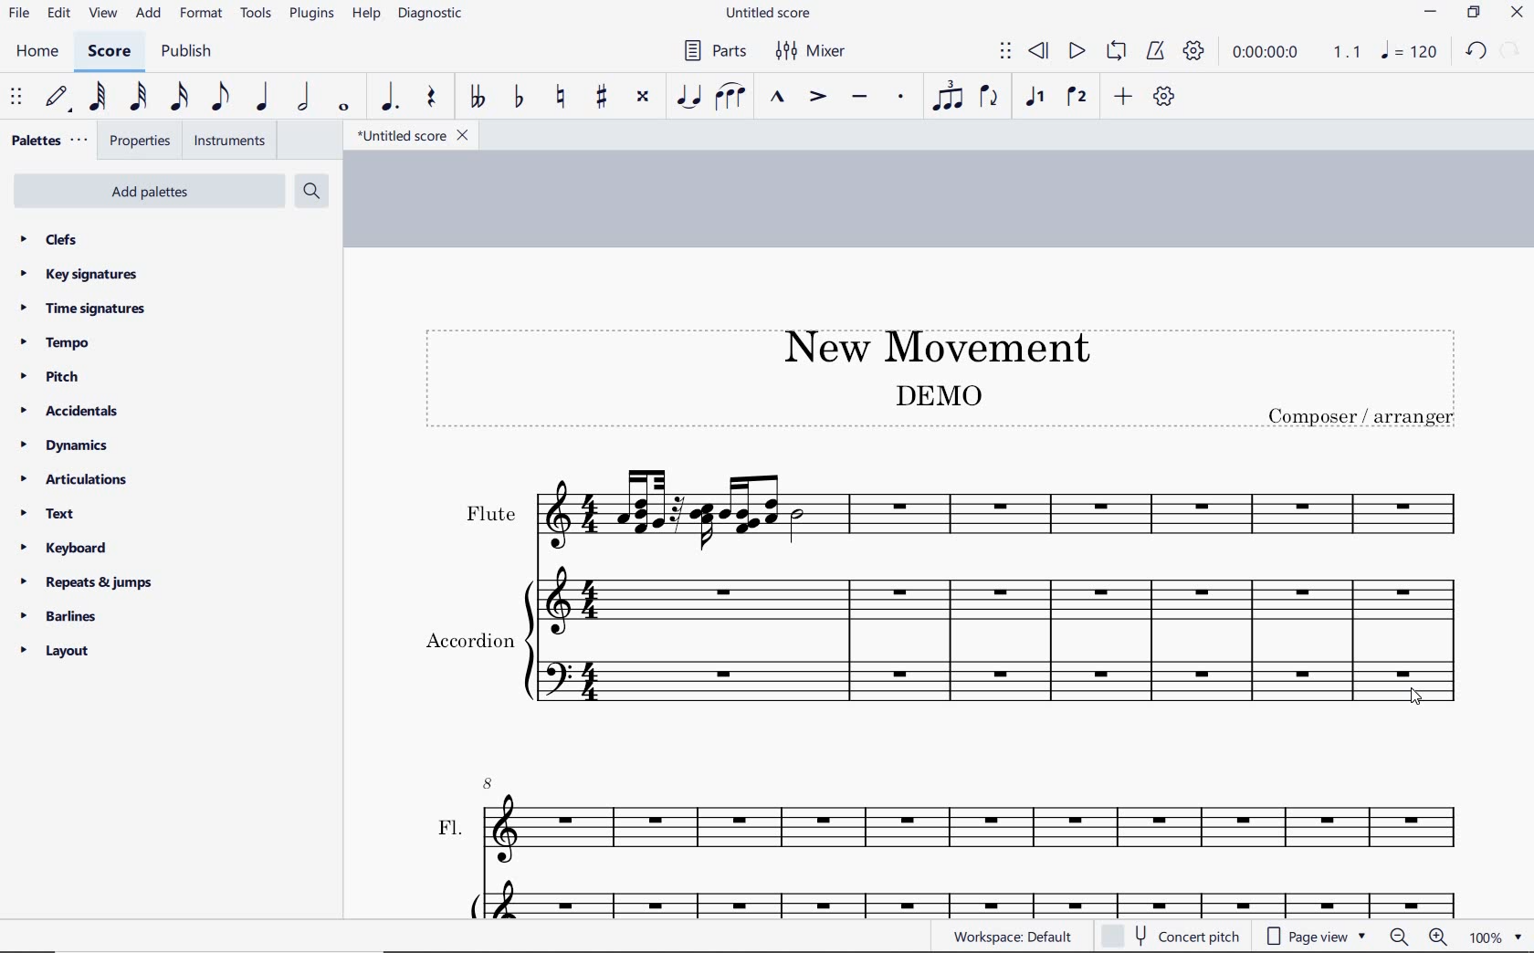  Describe the element at coordinates (980, 898) in the screenshot. I see `Acc.` at that location.